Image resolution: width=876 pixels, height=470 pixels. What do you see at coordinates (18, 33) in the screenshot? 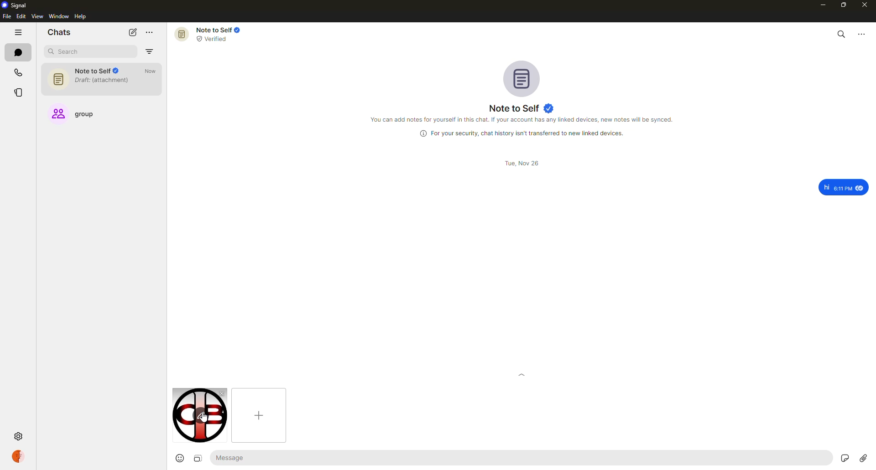
I see `hide tabs` at bounding box center [18, 33].